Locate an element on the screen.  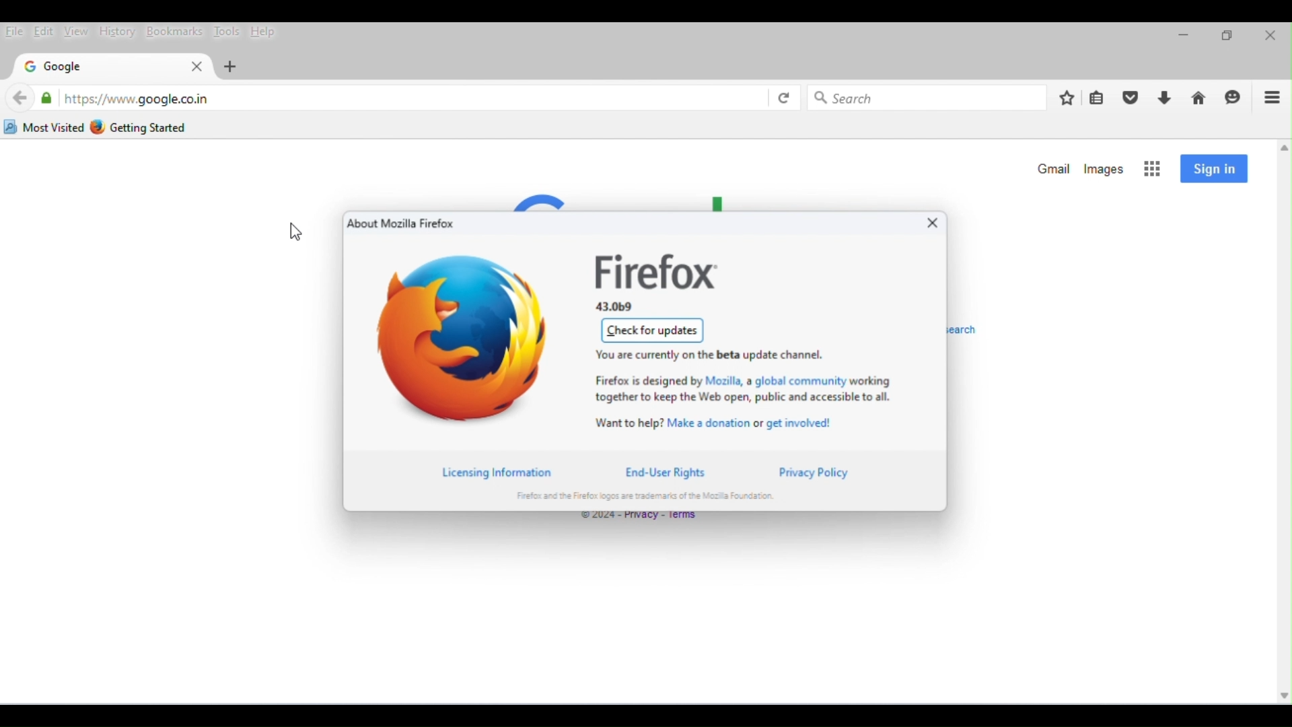
bookmarks is located at coordinates (174, 32).